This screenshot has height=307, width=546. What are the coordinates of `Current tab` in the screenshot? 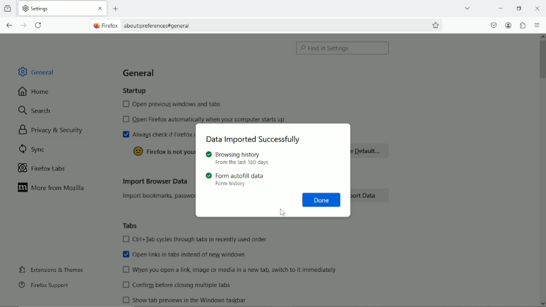 It's located at (62, 8).